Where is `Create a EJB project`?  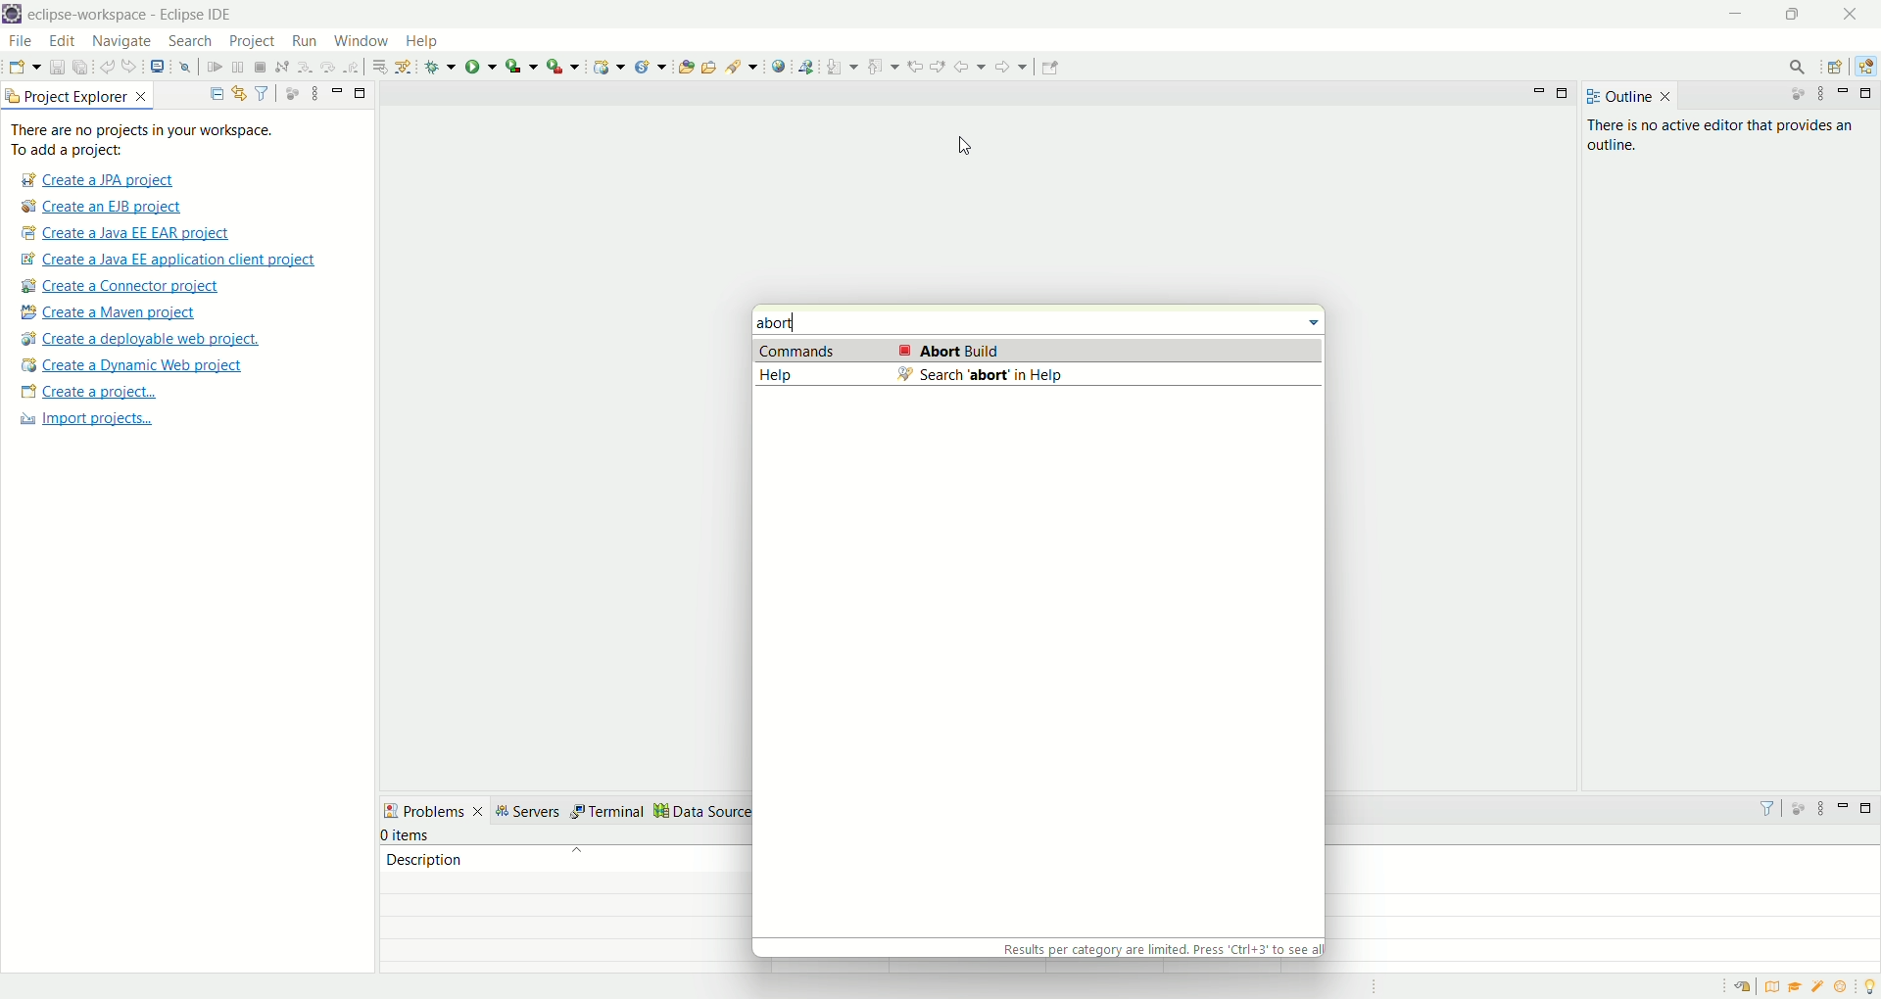
Create a EJB project is located at coordinates (105, 209).